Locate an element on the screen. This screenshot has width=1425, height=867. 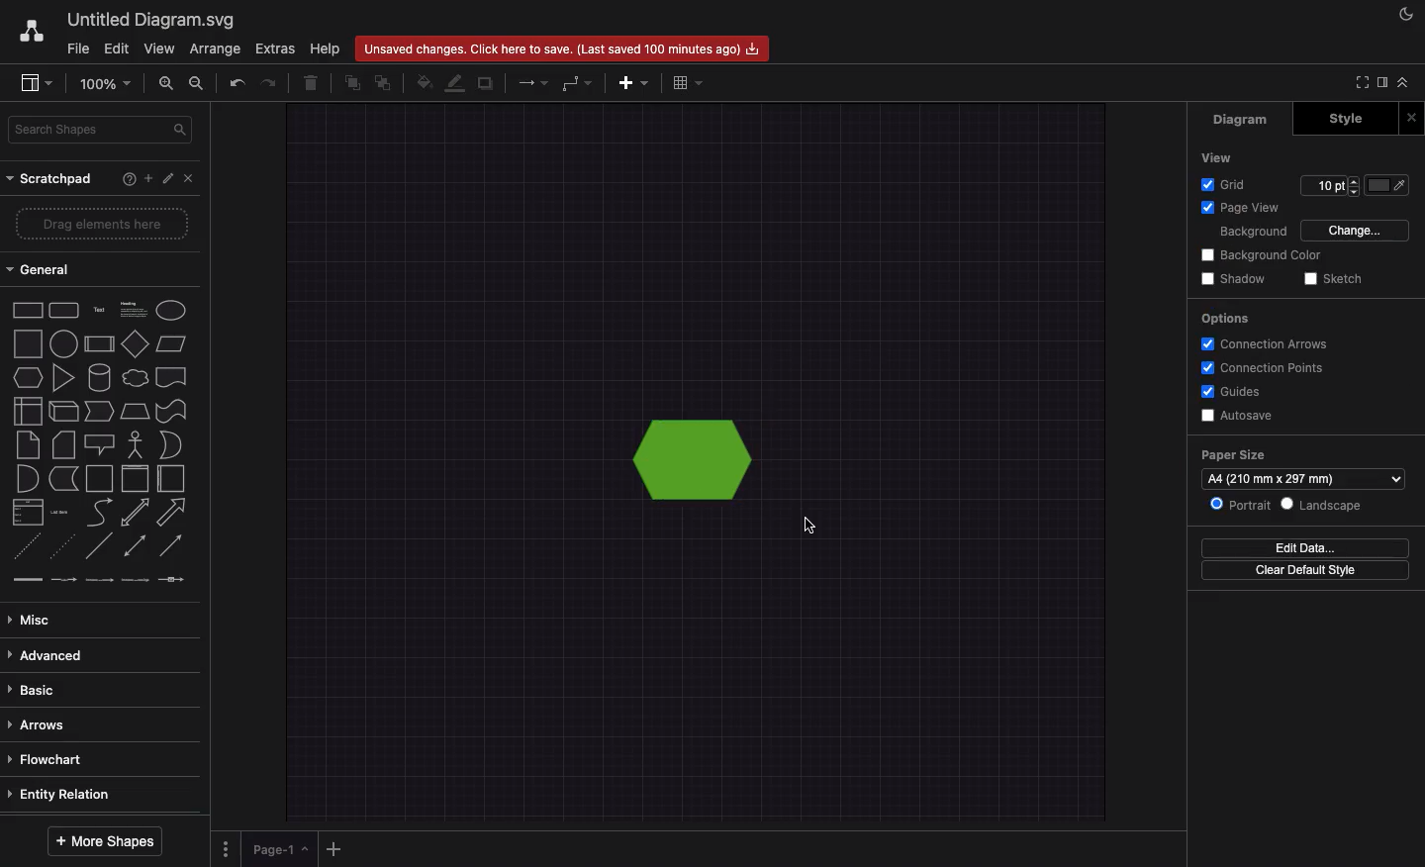
Guides is located at coordinates (1235, 390).